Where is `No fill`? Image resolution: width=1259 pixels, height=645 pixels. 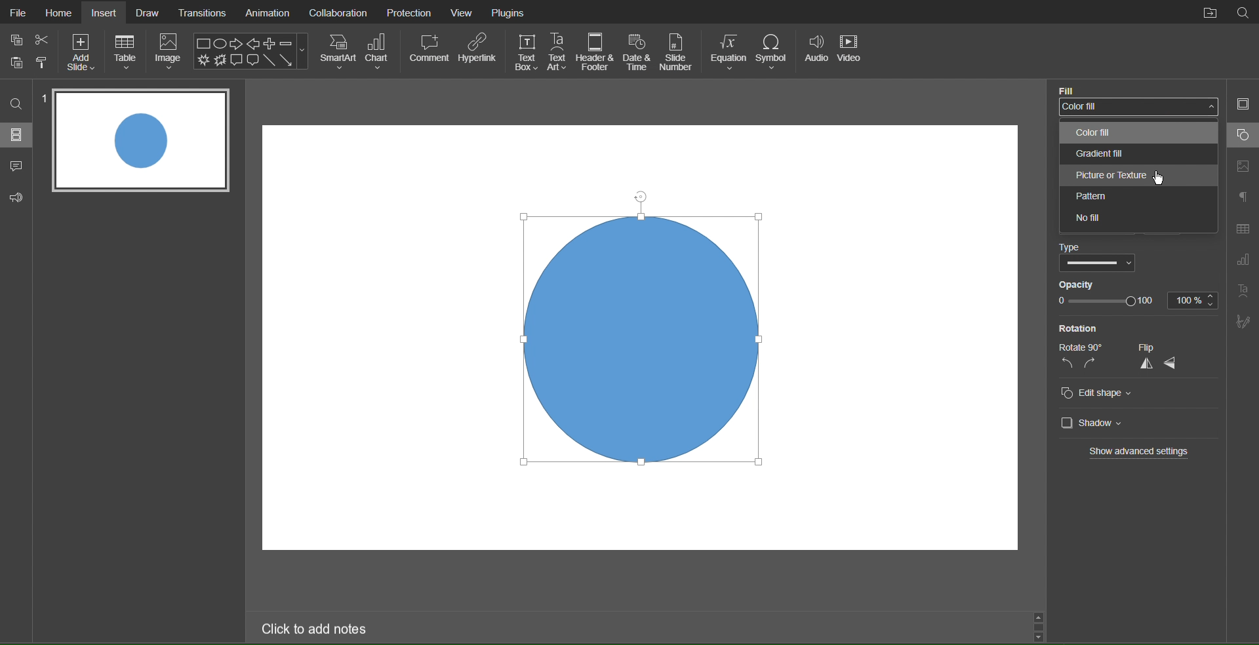
No fill is located at coordinates (1139, 221).